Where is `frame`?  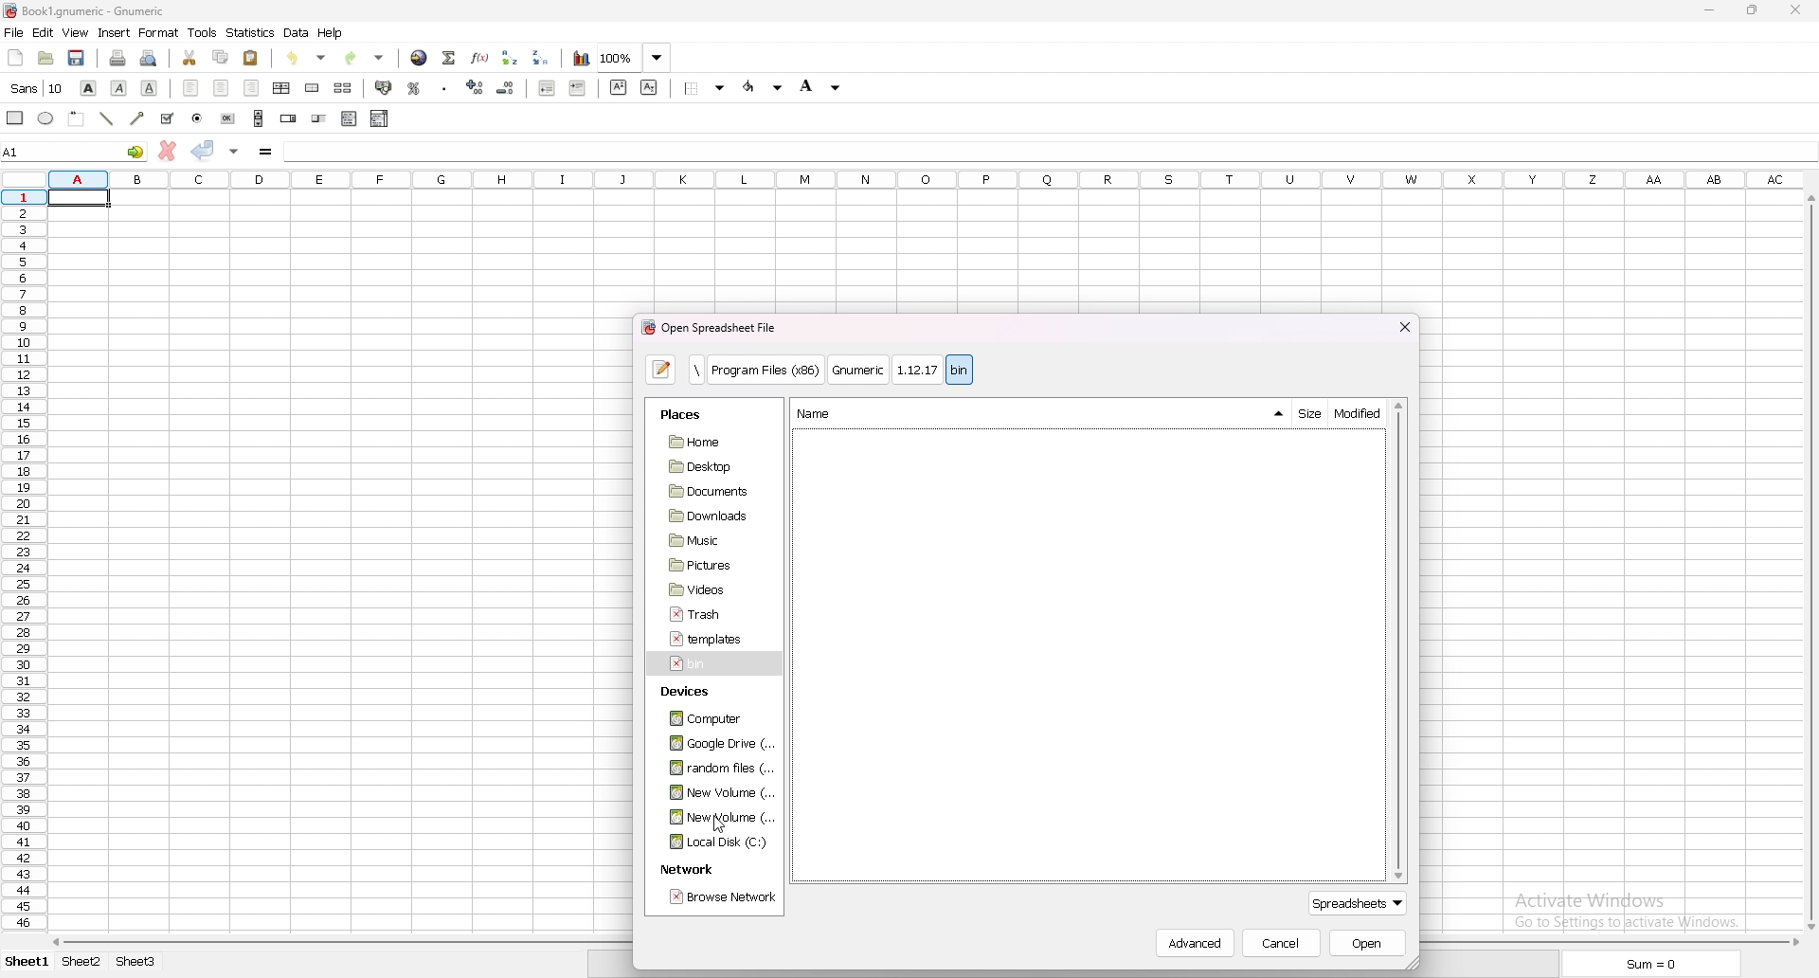
frame is located at coordinates (76, 118).